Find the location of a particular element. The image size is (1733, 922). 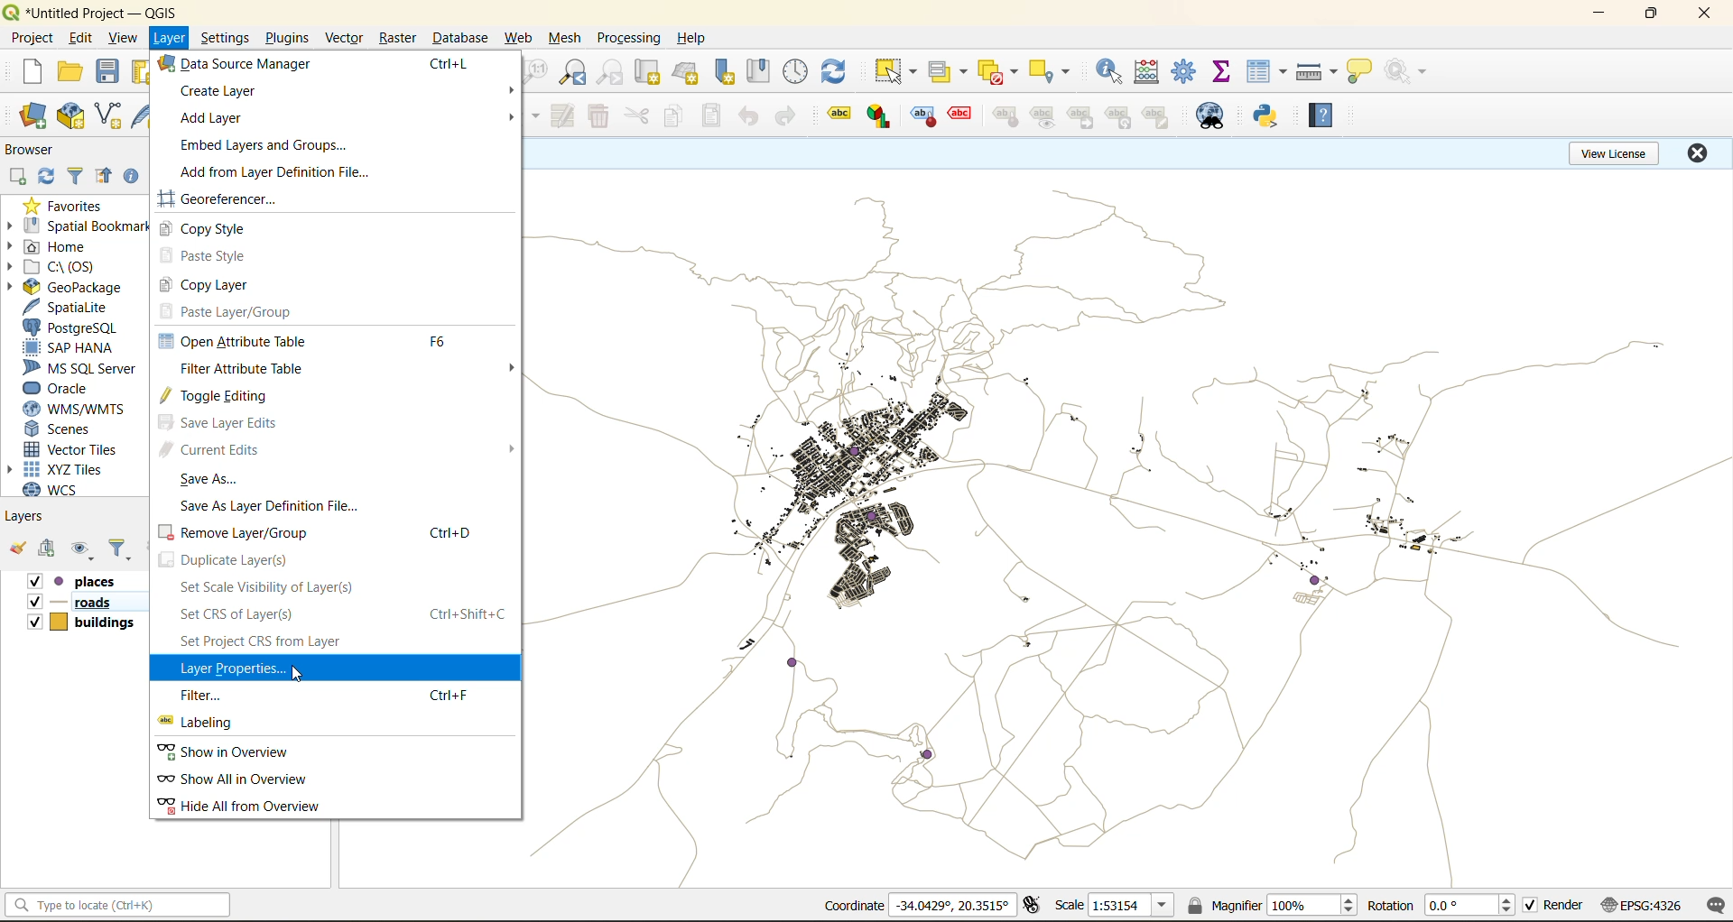

label tool 3 is located at coordinates (922, 117).